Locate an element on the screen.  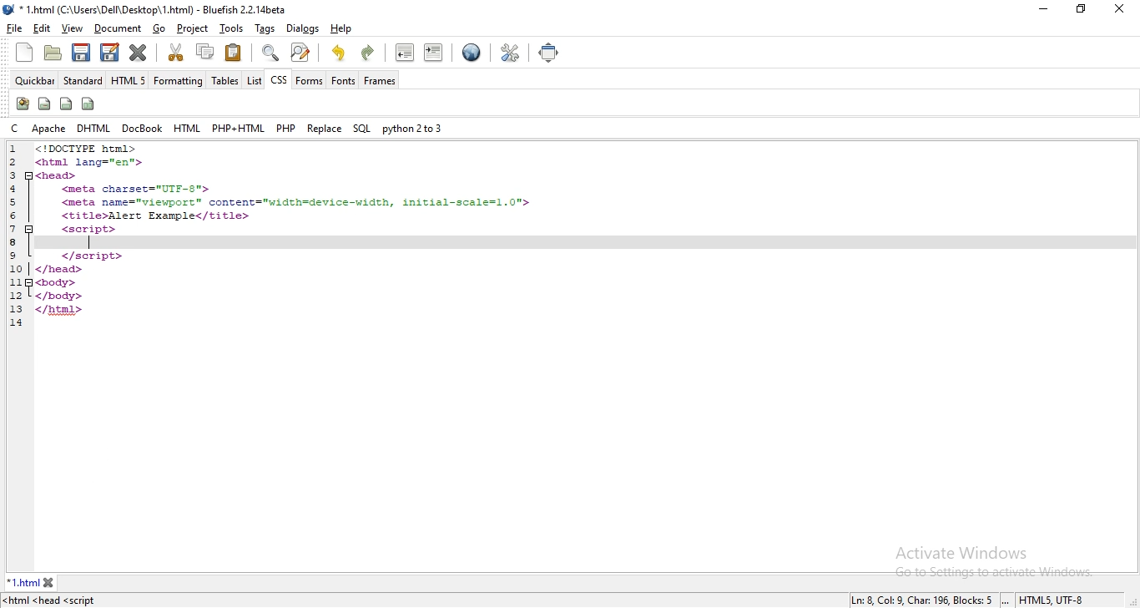
icon is located at coordinates (67, 104).